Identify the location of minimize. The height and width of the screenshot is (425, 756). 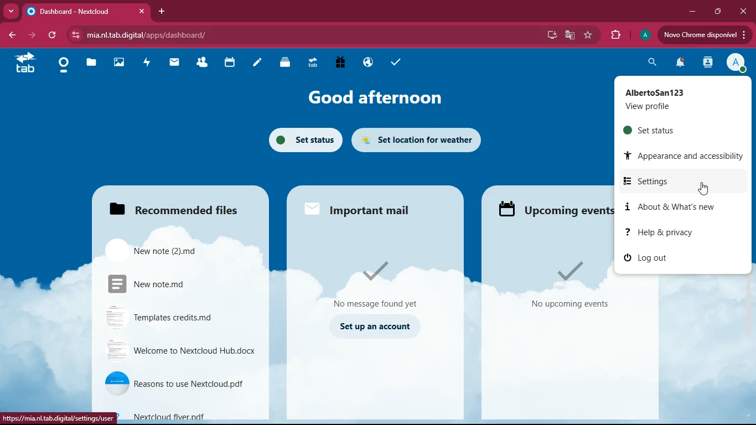
(695, 12).